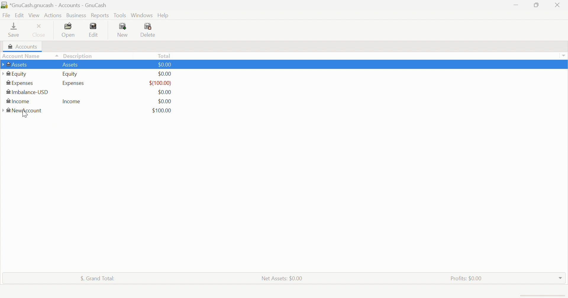  Describe the element at coordinates (164, 74) in the screenshot. I see `$0.00` at that location.